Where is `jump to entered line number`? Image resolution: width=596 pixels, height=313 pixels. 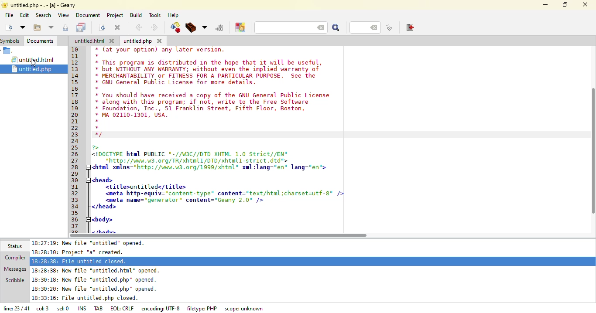 jump to entered line number is located at coordinates (390, 27).